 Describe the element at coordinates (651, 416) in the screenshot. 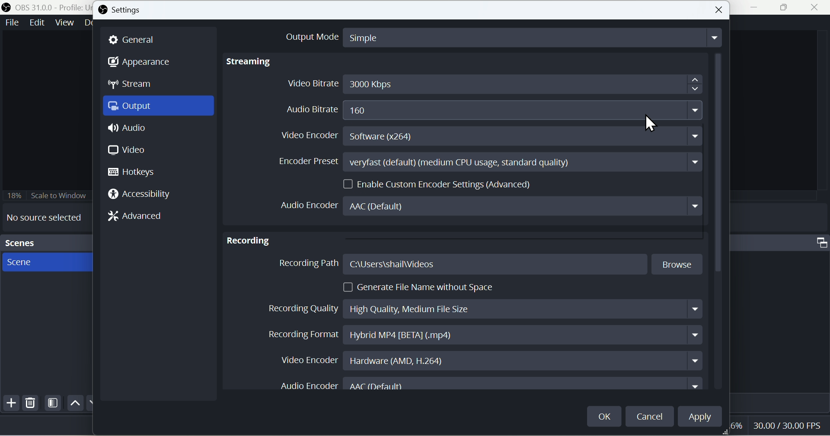

I see `cancel` at that location.